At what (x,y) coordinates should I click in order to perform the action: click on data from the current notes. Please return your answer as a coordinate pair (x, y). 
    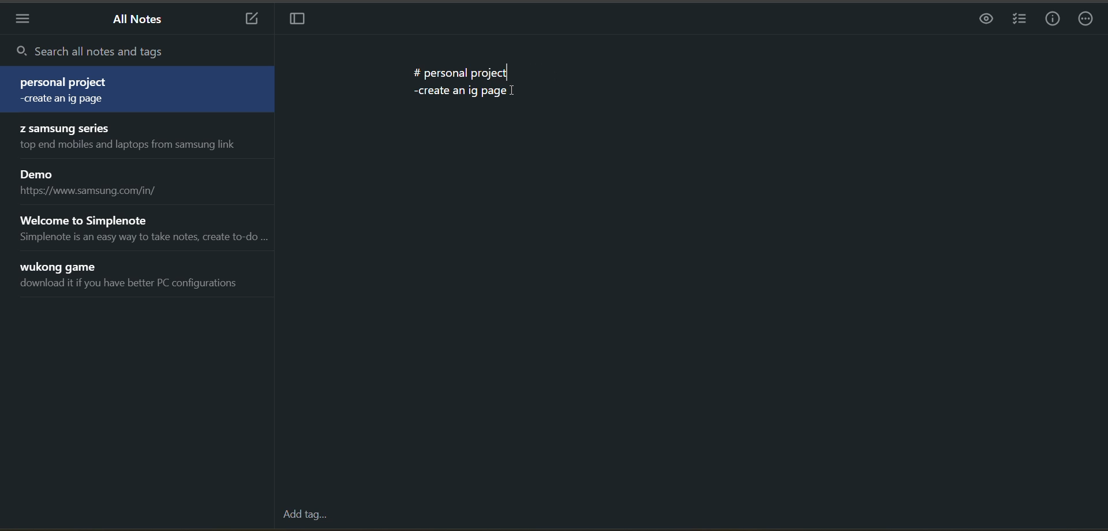
    Looking at the image, I should click on (483, 84).